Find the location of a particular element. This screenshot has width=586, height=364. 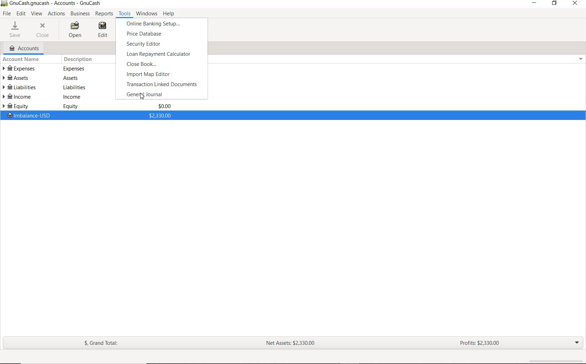

ACTIONS is located at coordinates (57, 14).